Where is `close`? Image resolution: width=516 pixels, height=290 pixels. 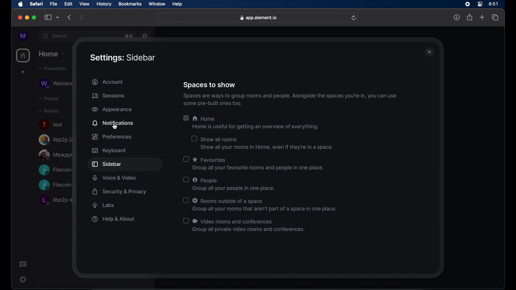
close is located at coordinates (20, 18).